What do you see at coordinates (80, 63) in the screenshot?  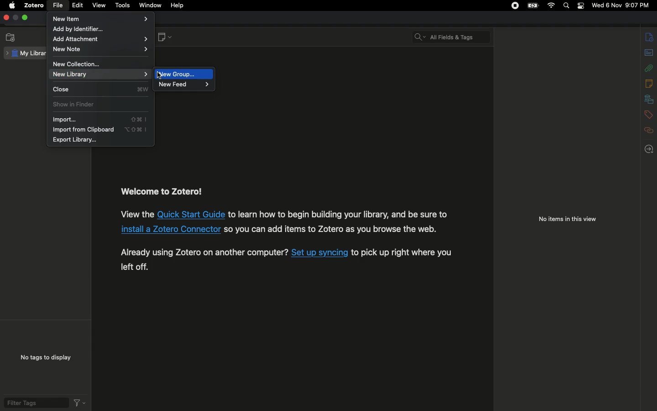 I see `New collection` at bounding box center [80, 63].